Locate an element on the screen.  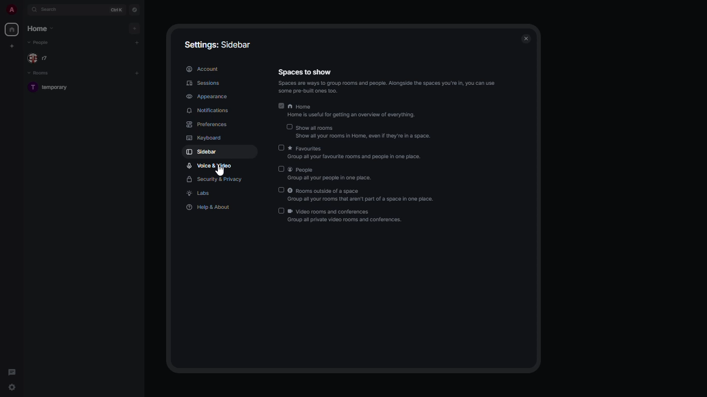
sessions is located at coordinates (204, 83).